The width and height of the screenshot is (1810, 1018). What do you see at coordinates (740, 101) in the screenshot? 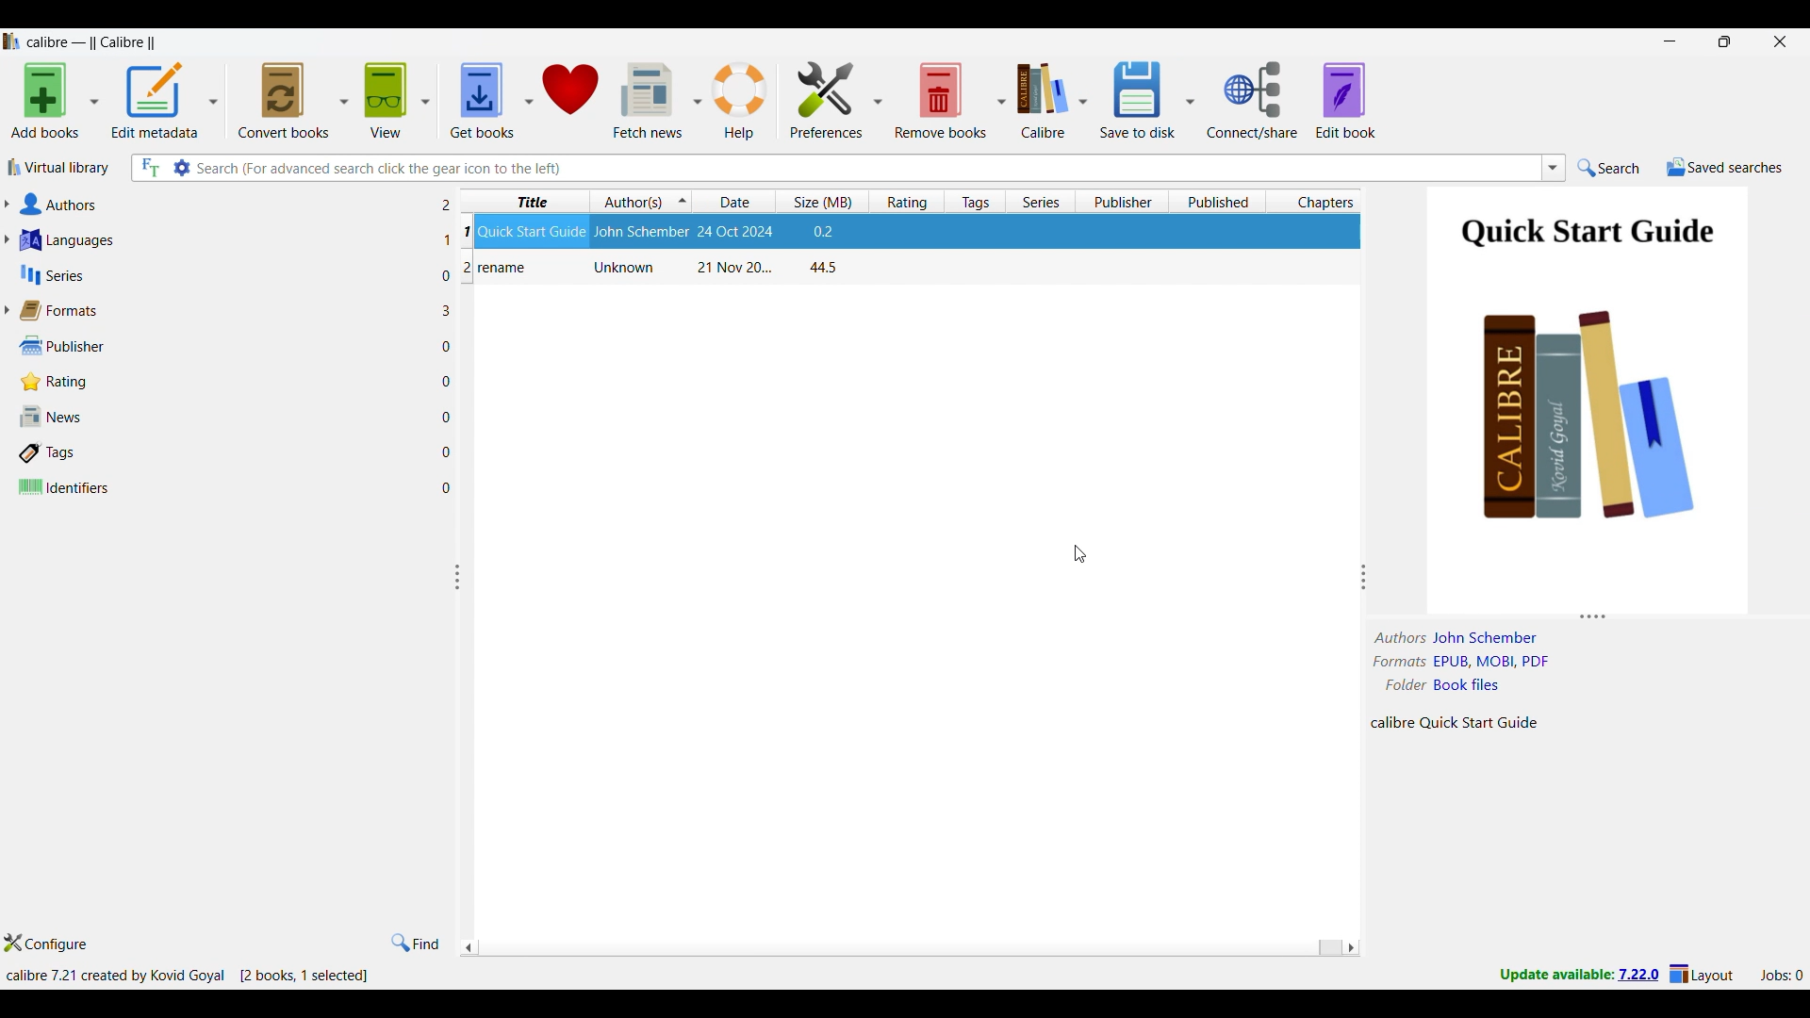
I see `Help` at bounding box center [740, 101].